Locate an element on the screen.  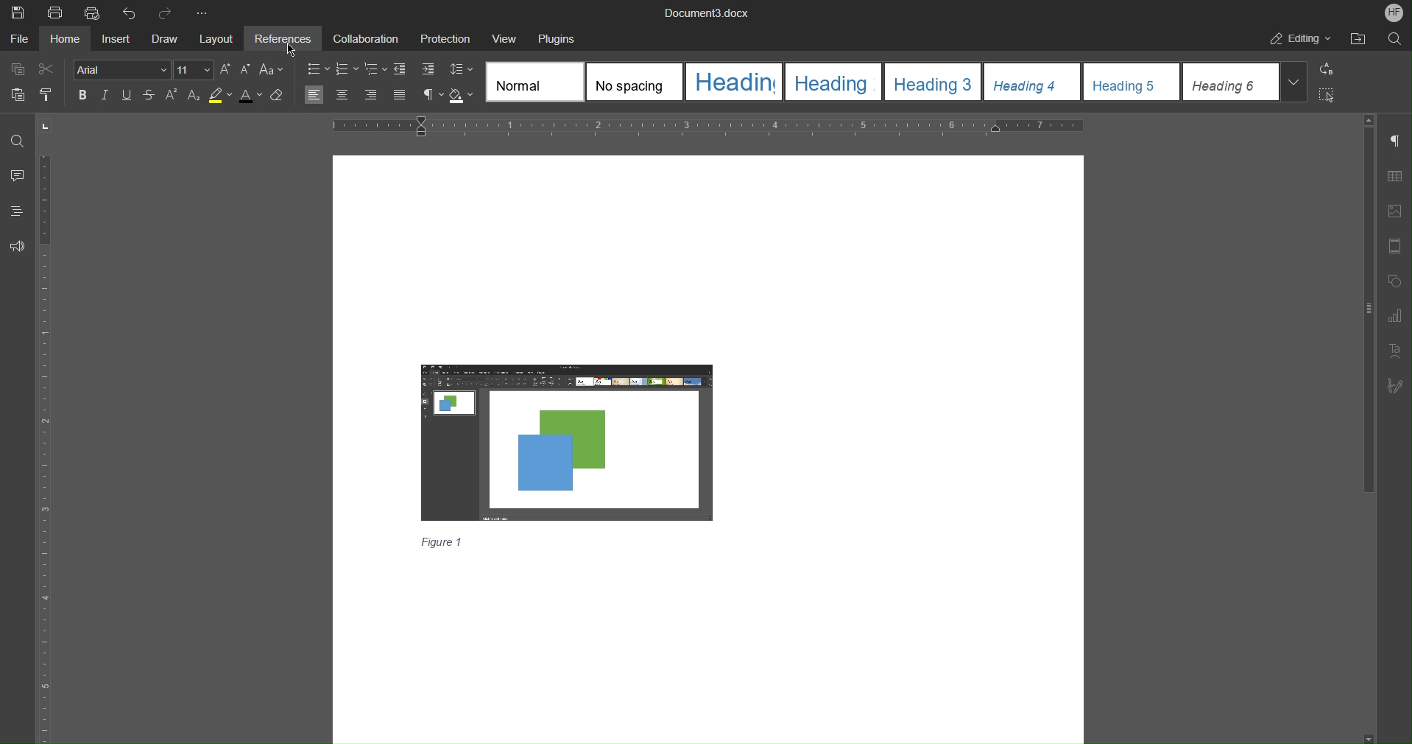
 is located at coordinates (934, 82).